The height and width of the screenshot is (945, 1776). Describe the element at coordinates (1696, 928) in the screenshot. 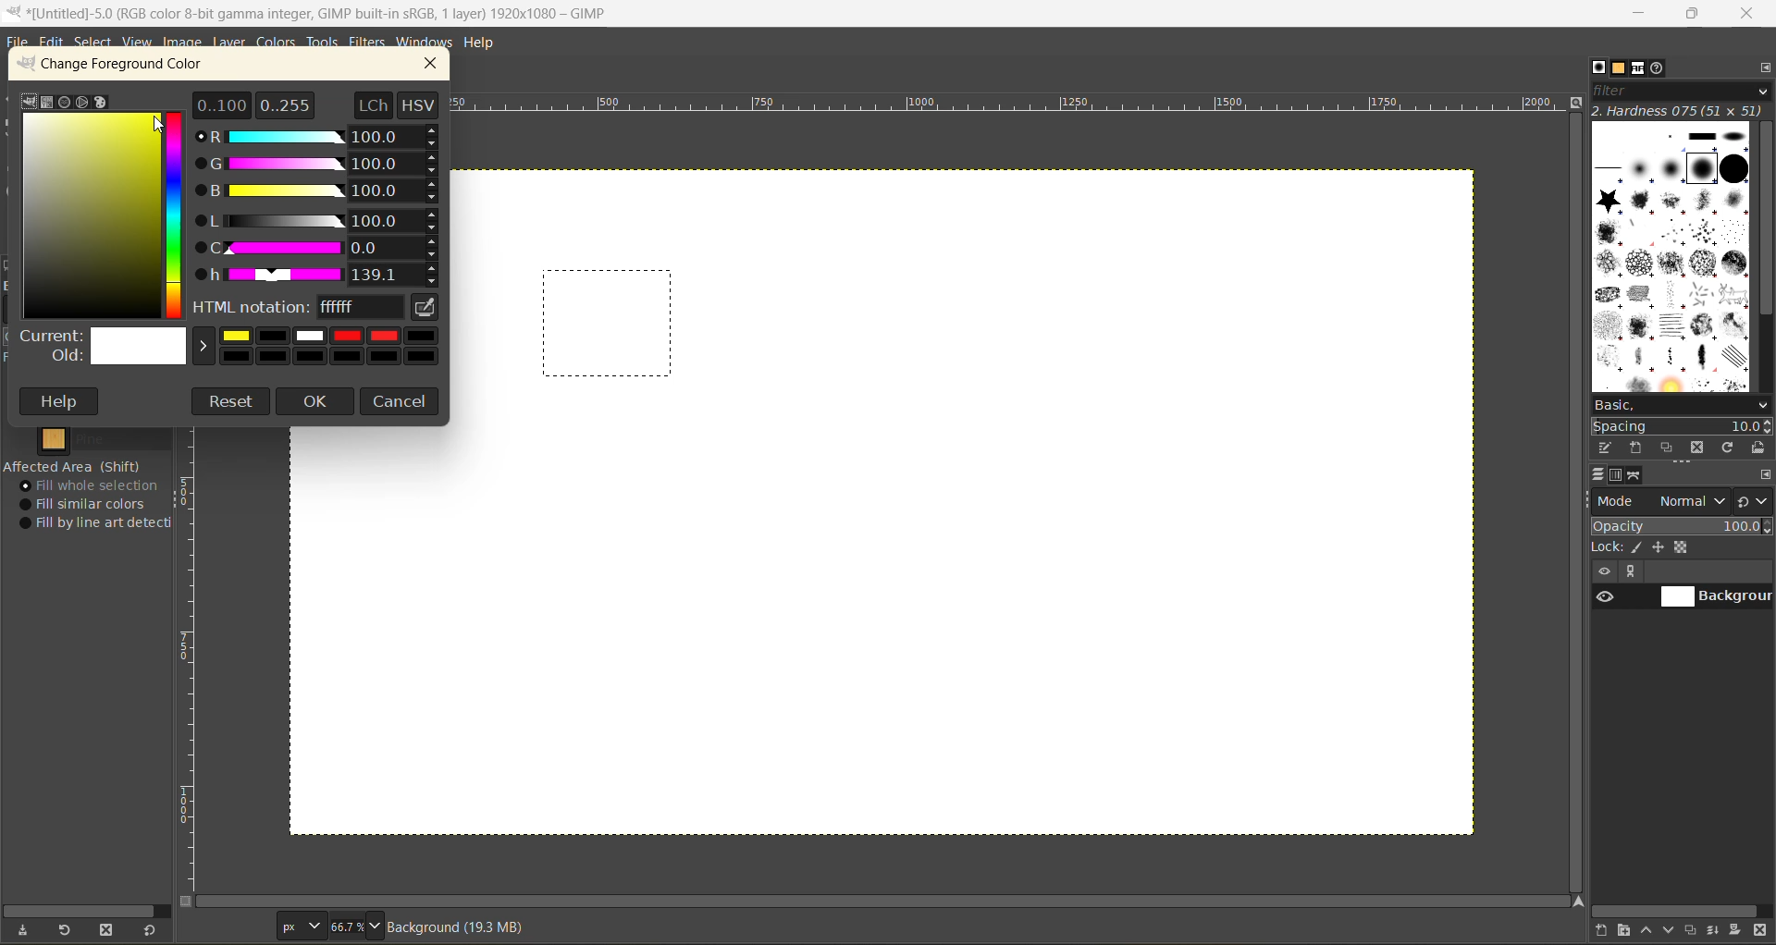

I see `create a duplicate layer` at that location.